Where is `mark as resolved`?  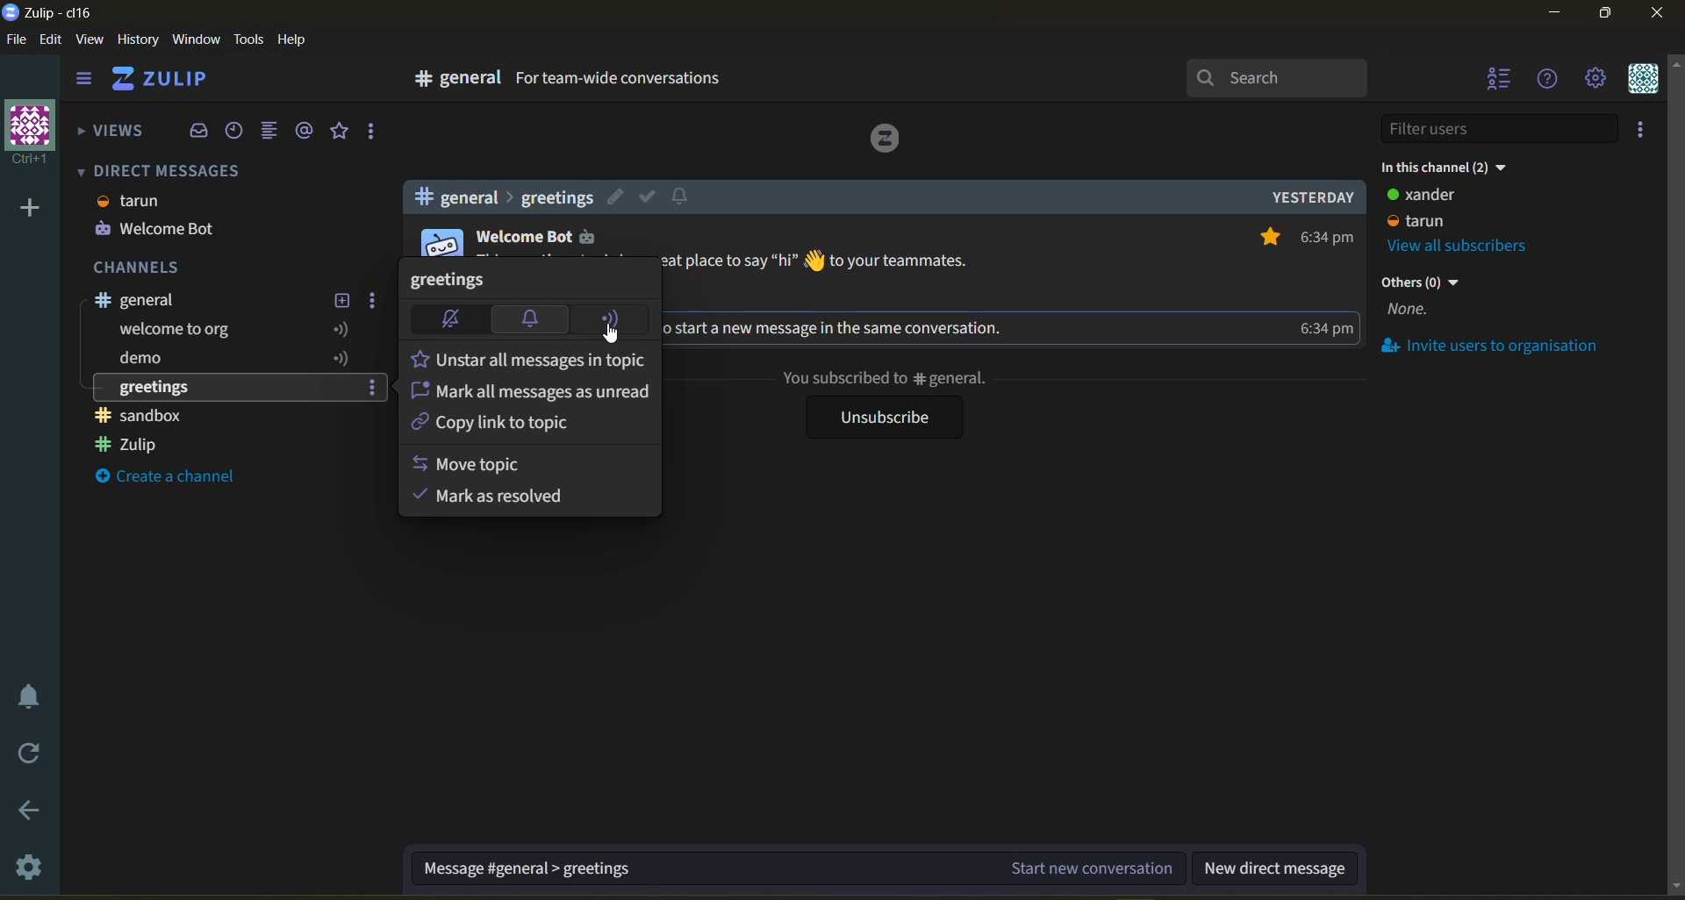 mark as resolved is located at coordinates (500, 500).